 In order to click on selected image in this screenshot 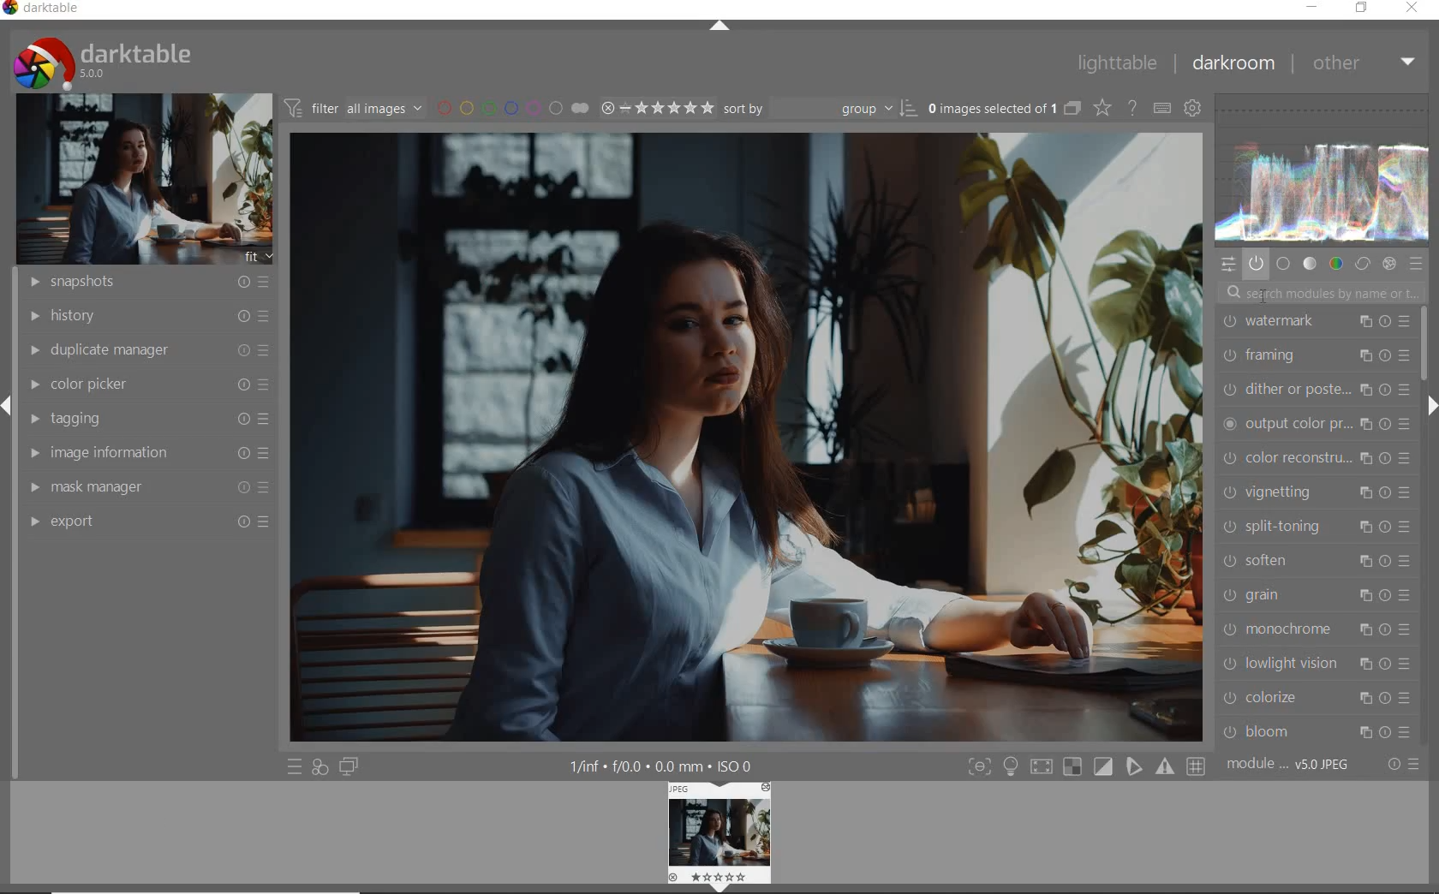, I will do `click(746, 438)`.